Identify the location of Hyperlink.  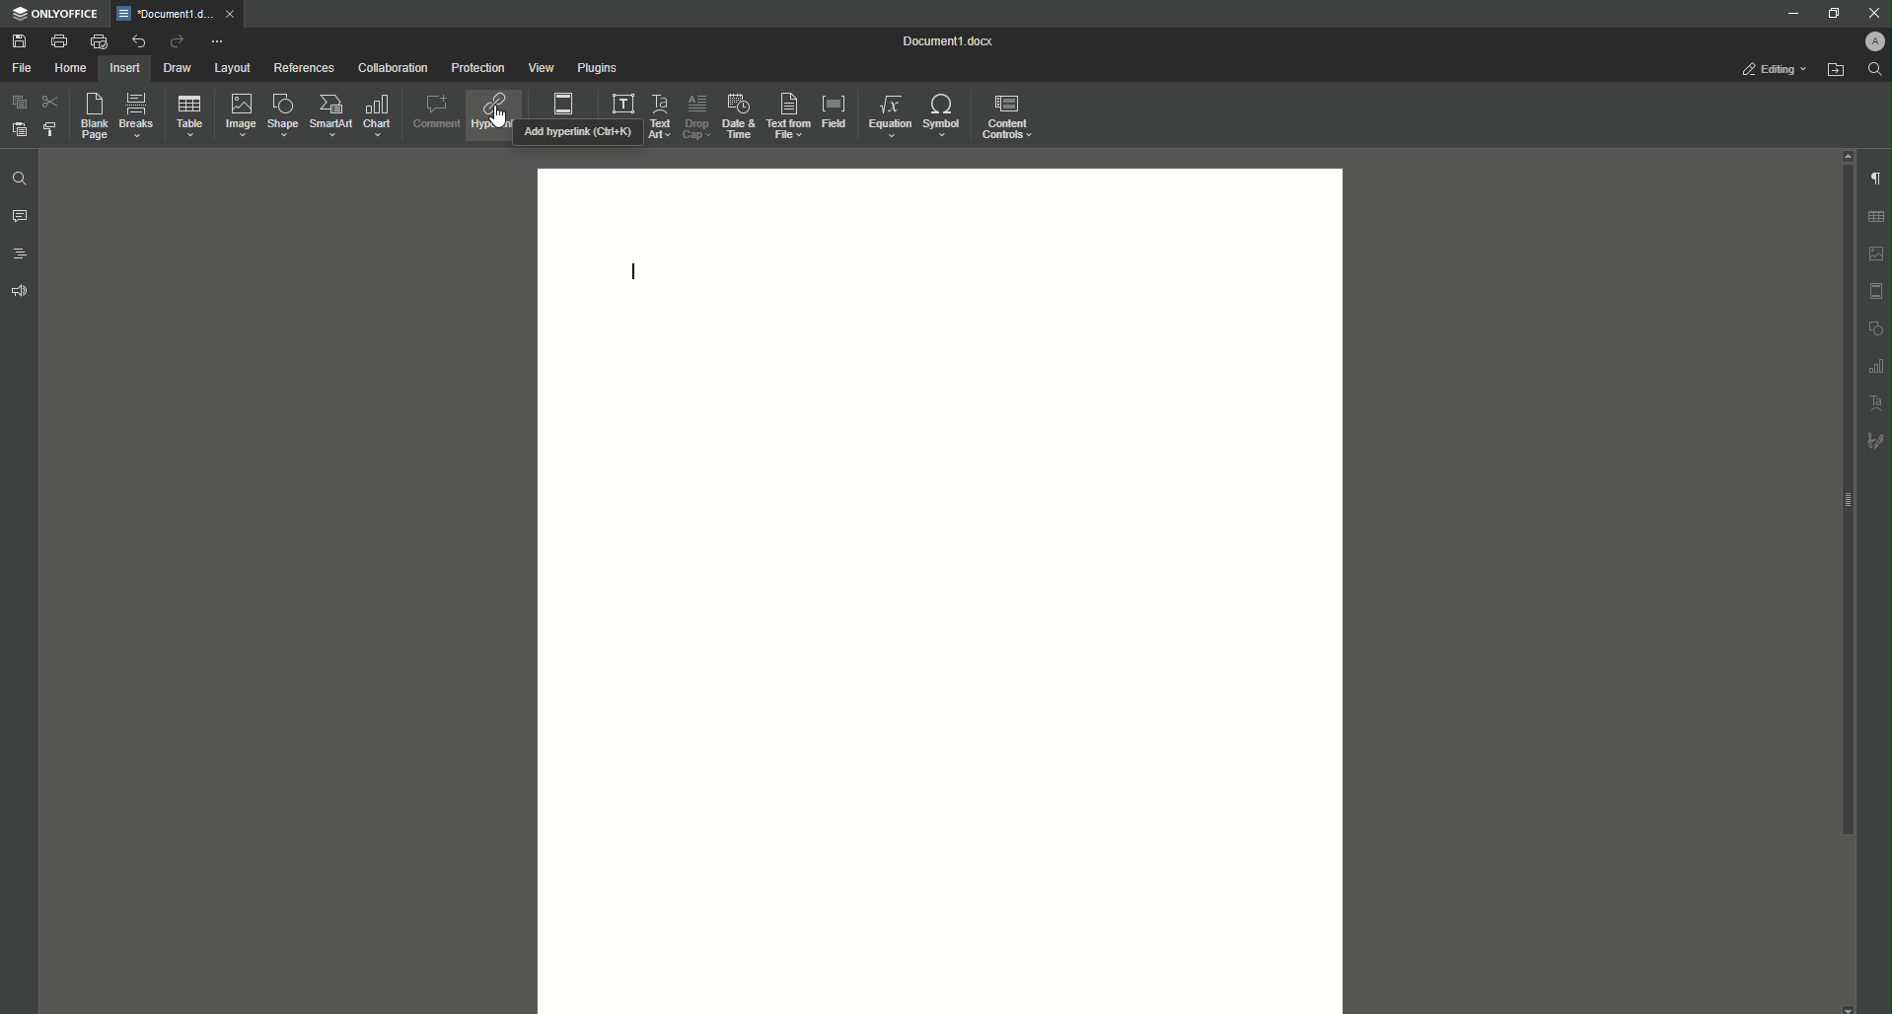
(491, 114).